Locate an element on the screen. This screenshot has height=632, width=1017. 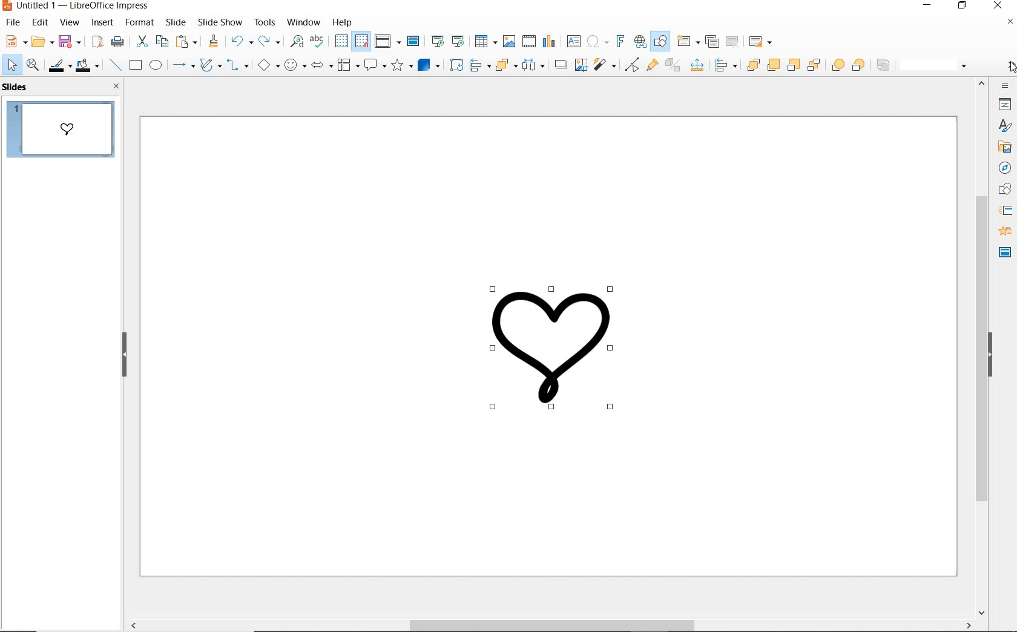
 is located at coordinates (697, 65).